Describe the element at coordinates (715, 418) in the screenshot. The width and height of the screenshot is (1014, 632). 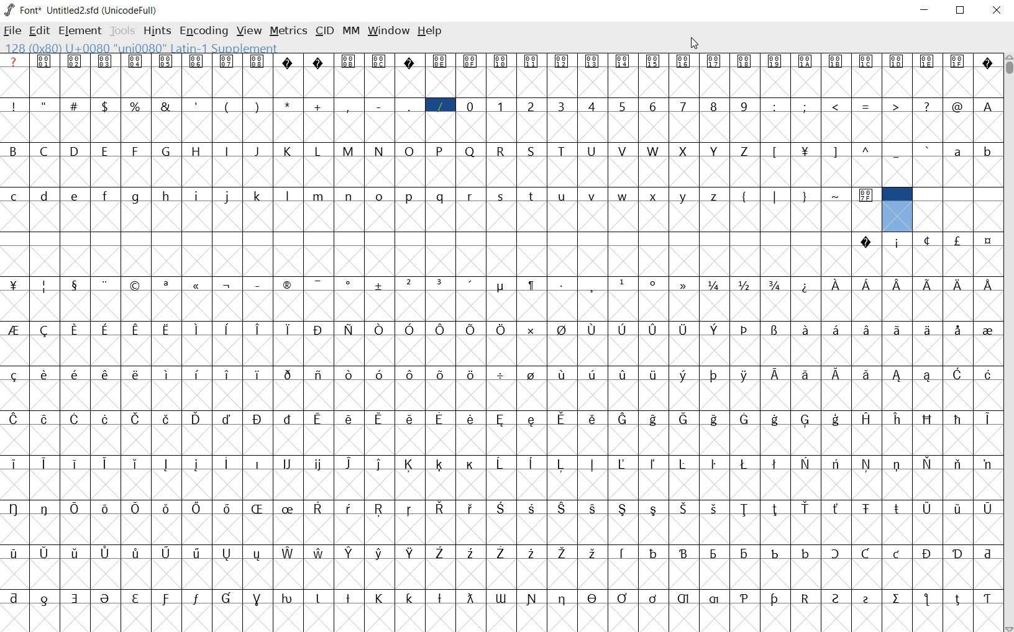
I see `Symbol` at that location.